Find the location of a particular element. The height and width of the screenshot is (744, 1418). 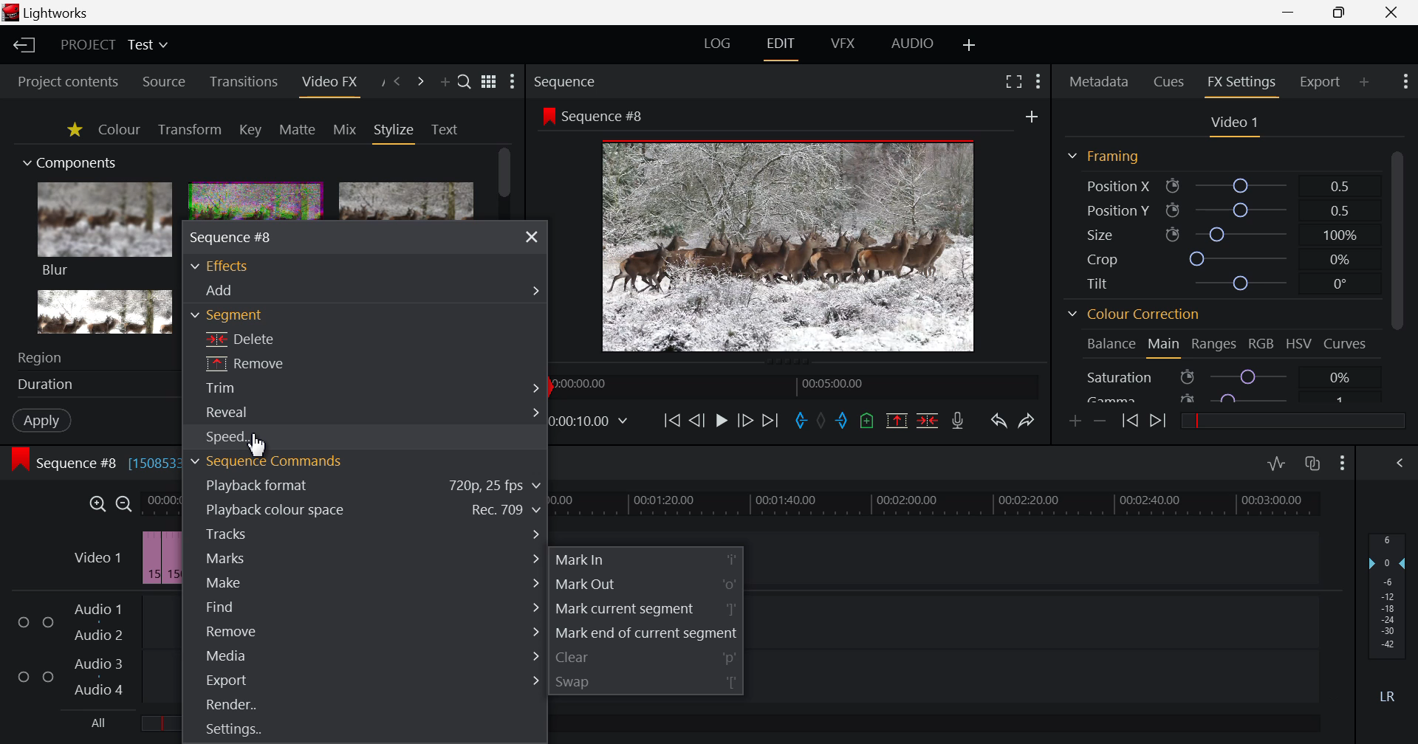

Add Layout is located at coordinates (967, 45).